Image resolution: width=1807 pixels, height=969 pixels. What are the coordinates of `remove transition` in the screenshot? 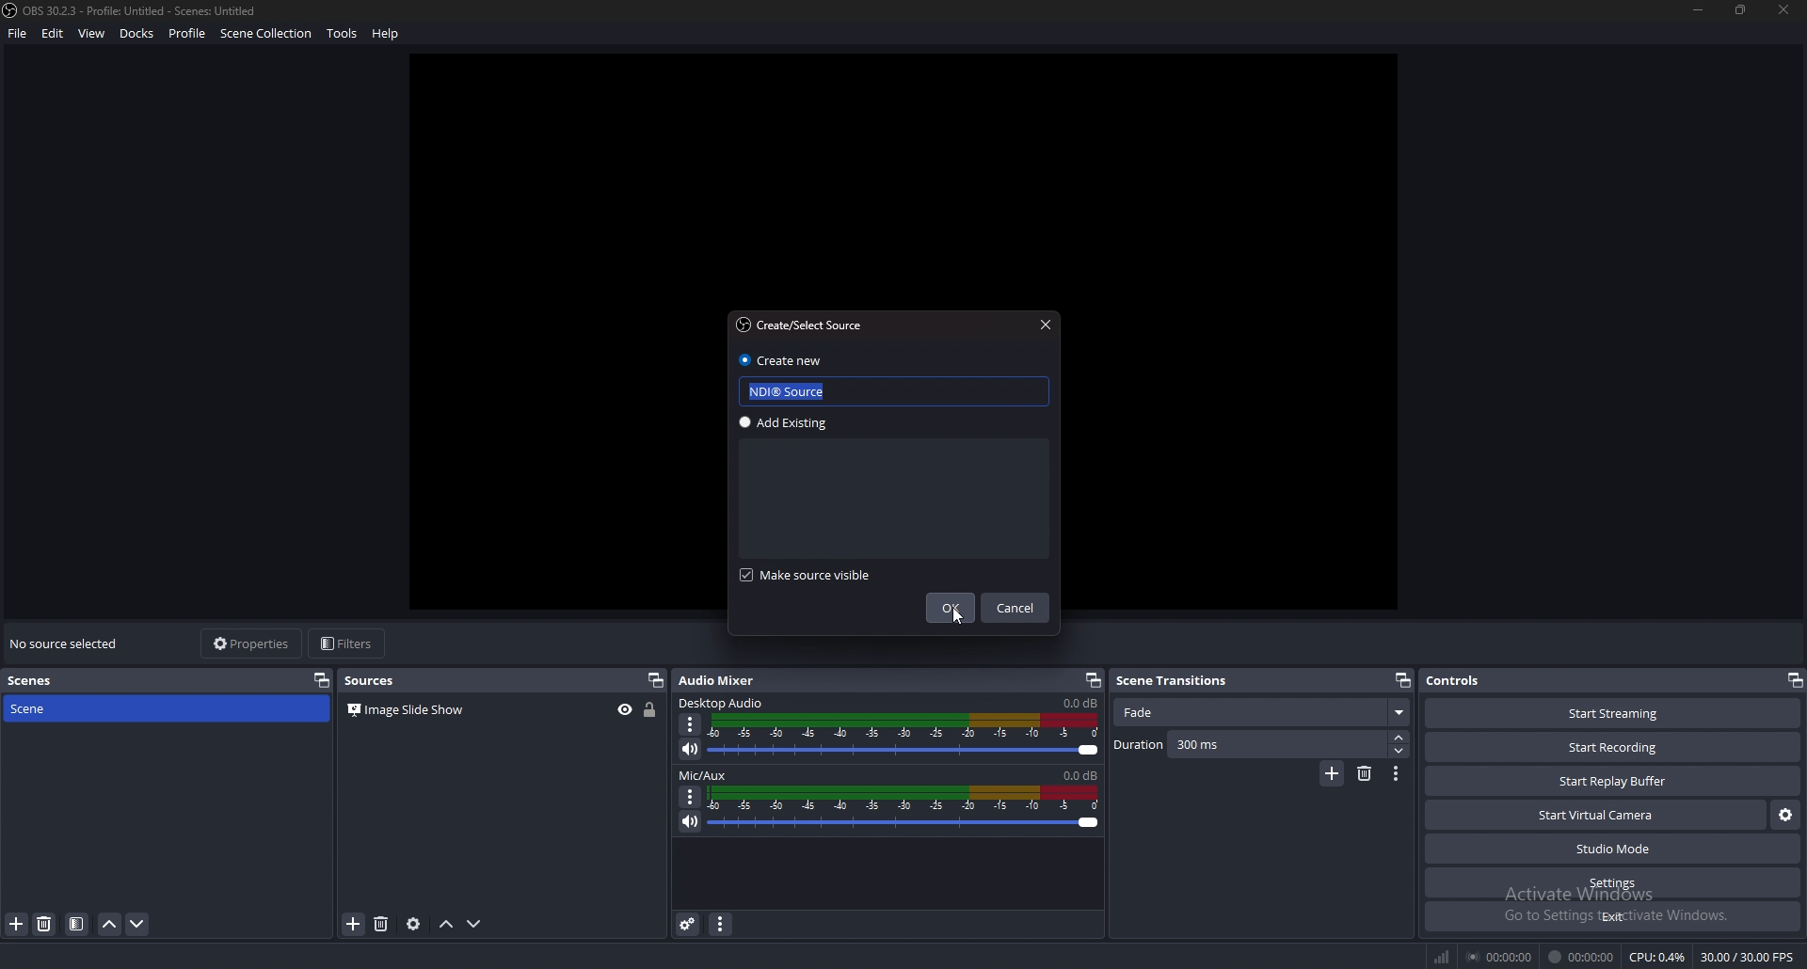 It's located at (1364, 775).